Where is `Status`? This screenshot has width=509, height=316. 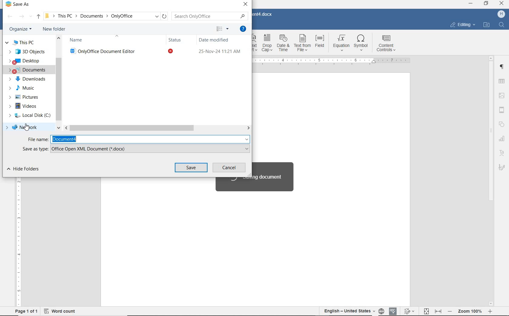
Status is located at coordinates (174, 39).